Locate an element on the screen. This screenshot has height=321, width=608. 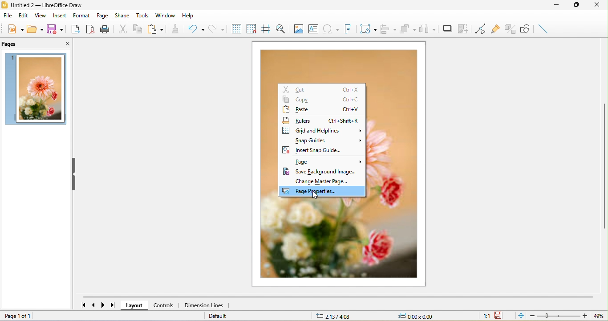
export directly as pdf is located at coordinates (89, 28).